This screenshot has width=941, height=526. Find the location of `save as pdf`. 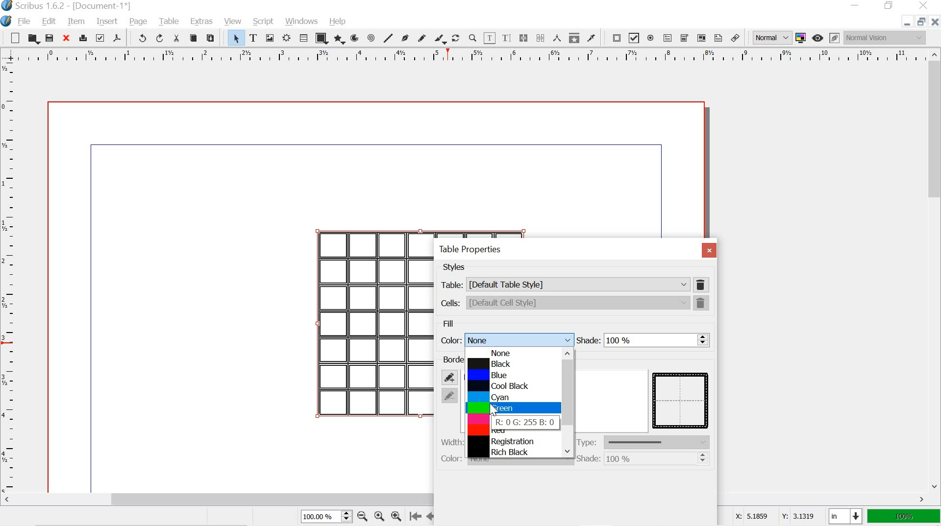

save as pdf is located at coordinates (118, 38).